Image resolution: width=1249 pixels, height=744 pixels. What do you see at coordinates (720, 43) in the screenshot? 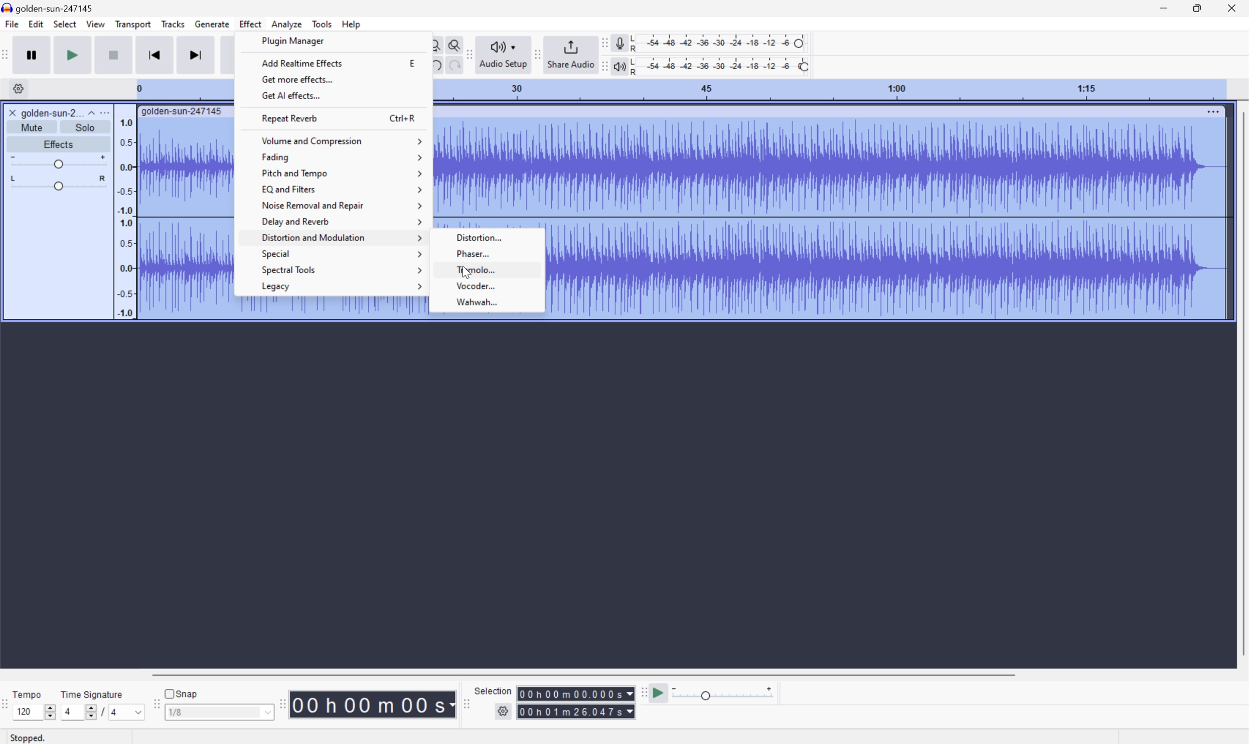
I see `Recording level: 62%` at bounding box center [720, 43].